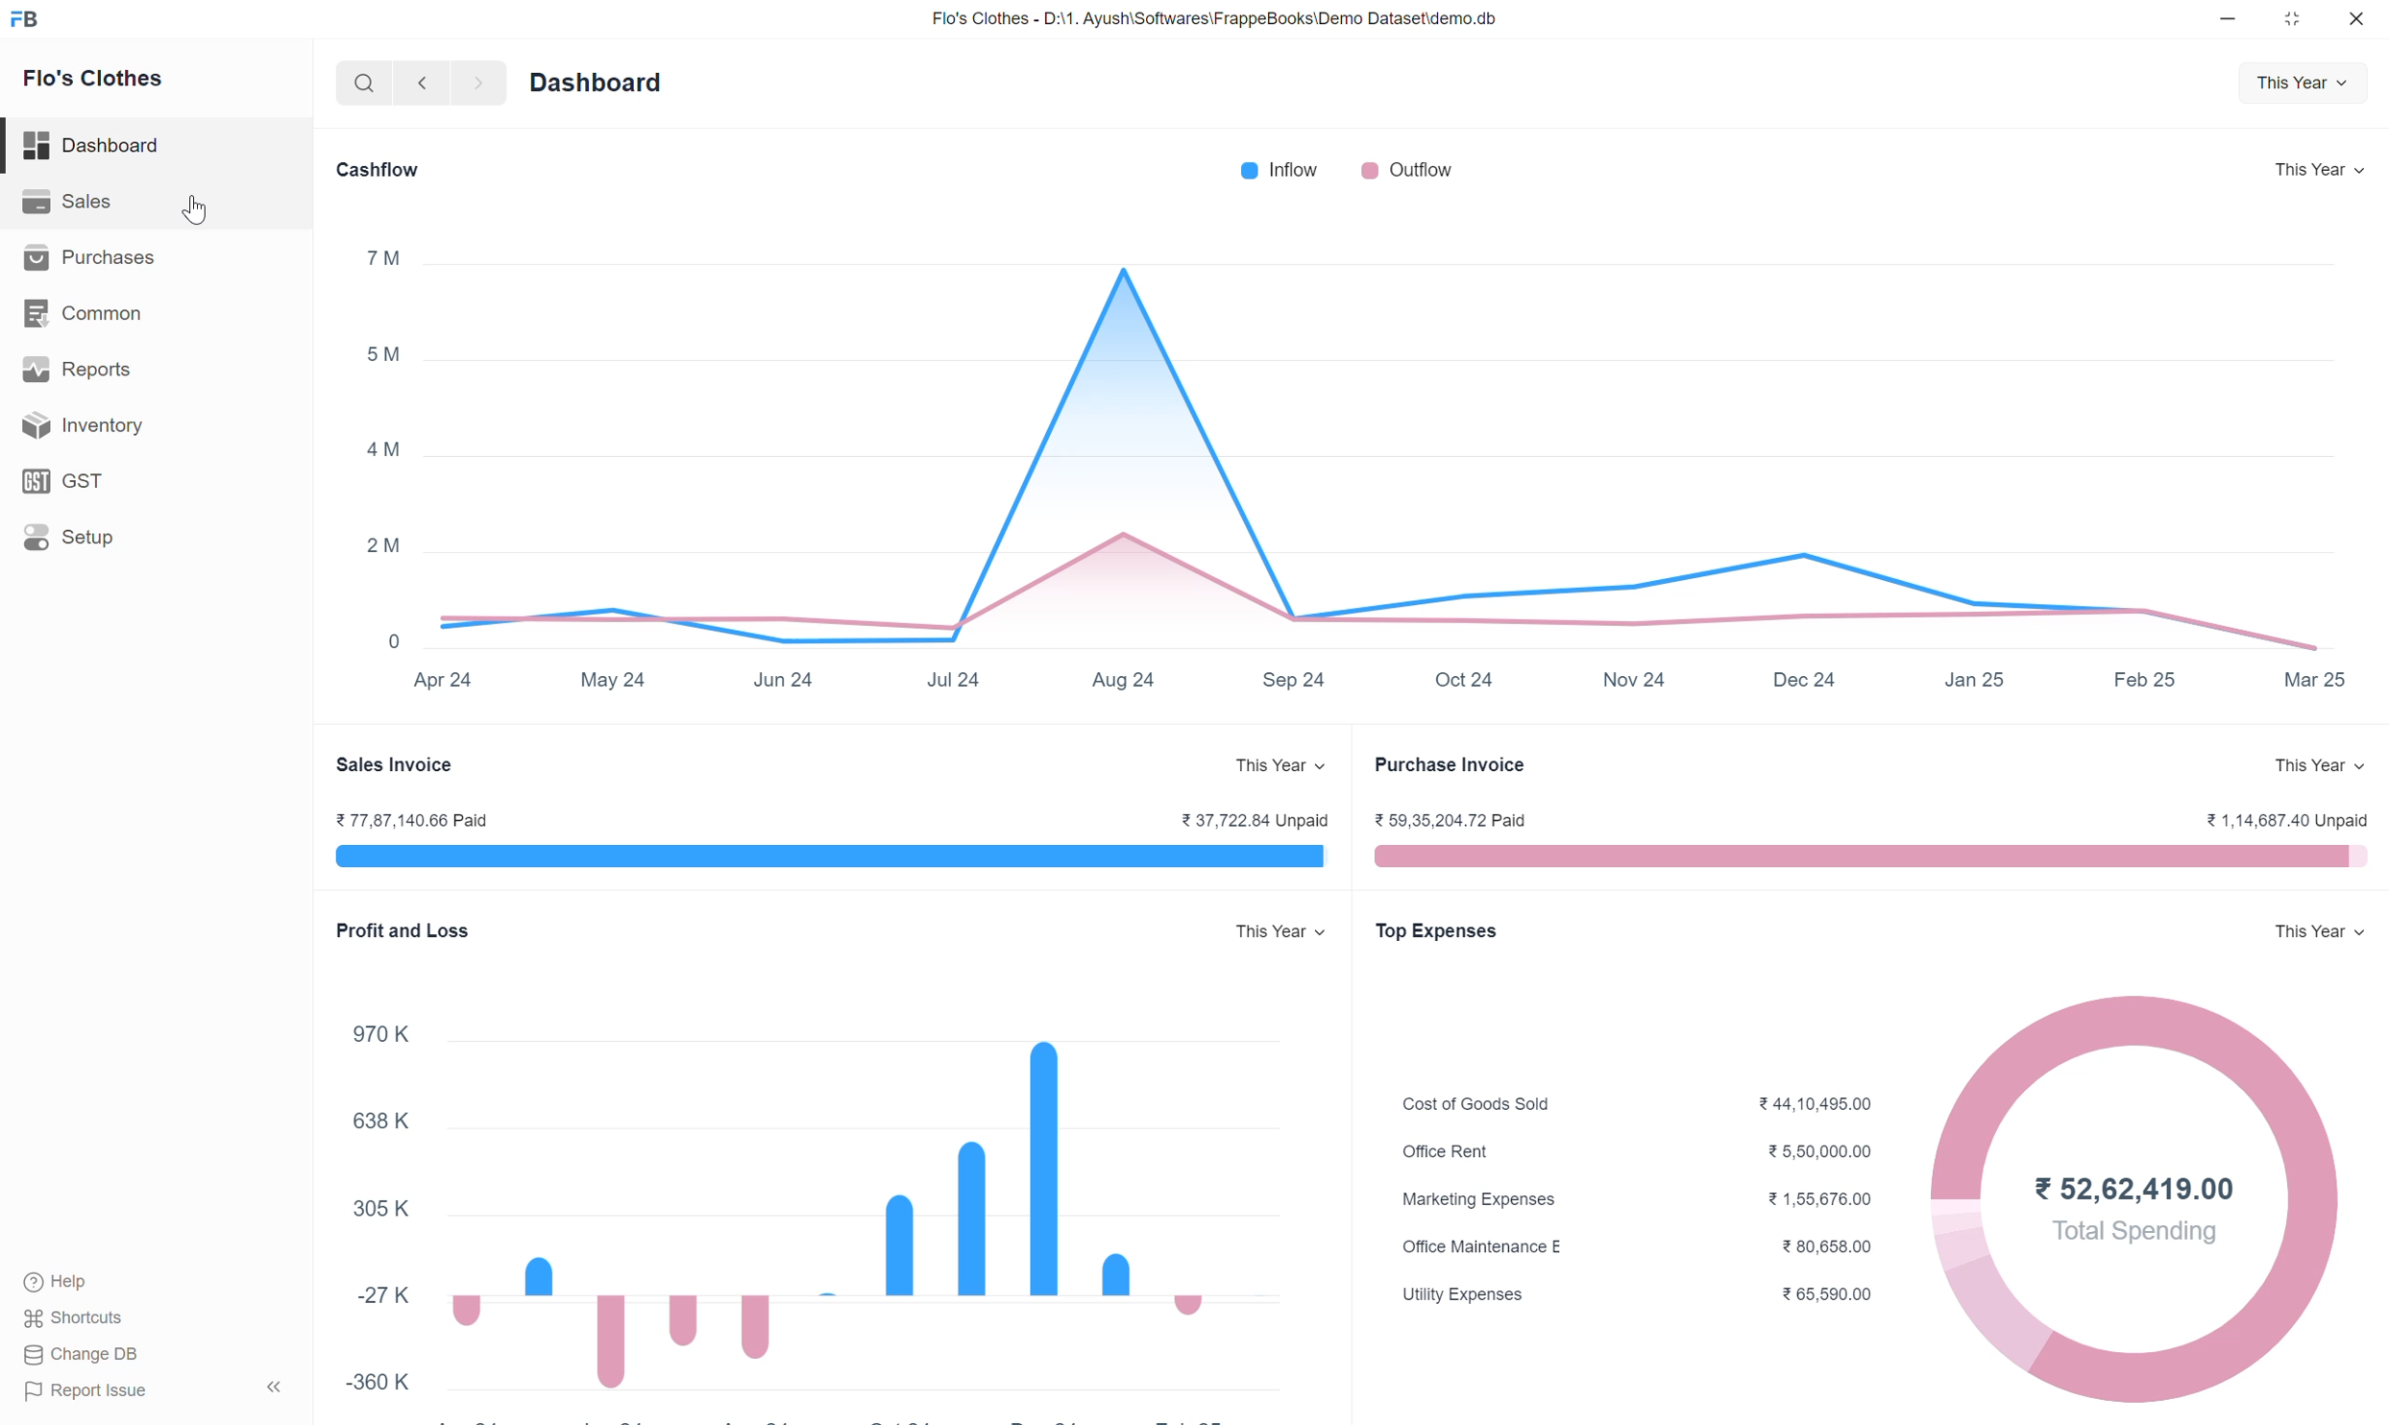  What do you see at coordinates (1411, 169) in the screenshot?
I see `Outflow` at bounding box center [1411, 169].